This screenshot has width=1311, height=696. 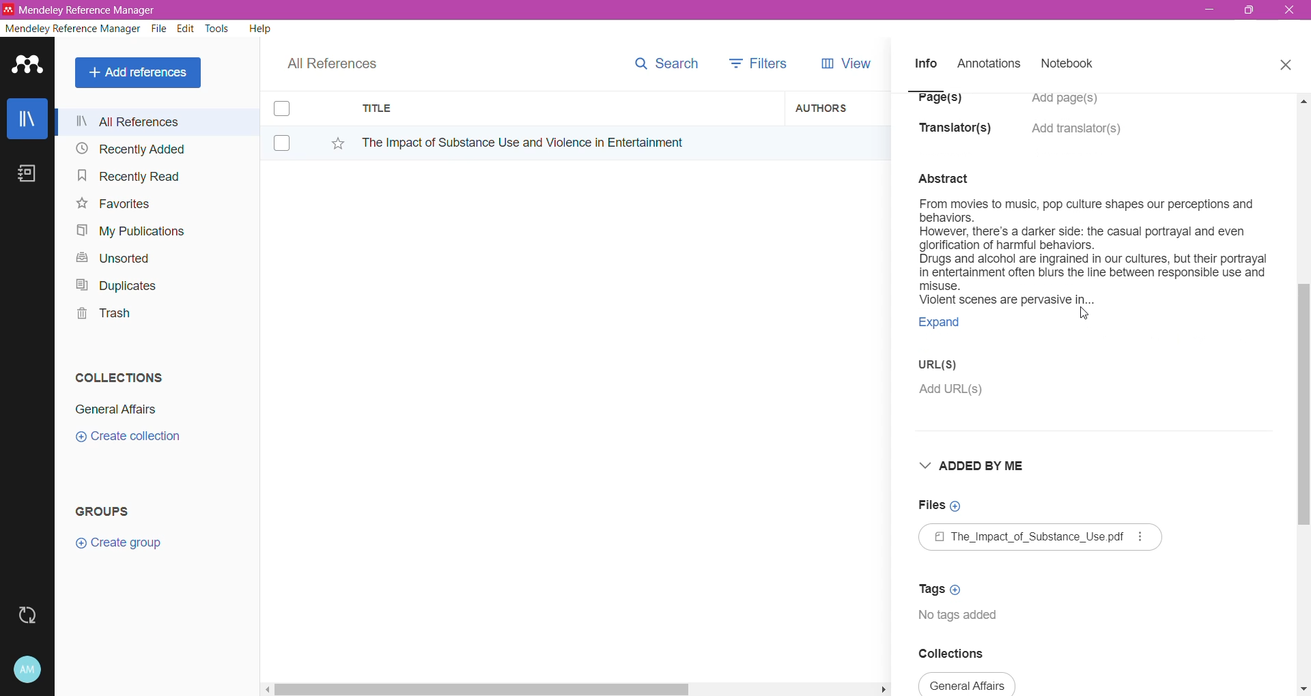 What do you see at coordinates (111, 257) in the screenshot?
I see `Unsorted` at bounding box center [111, 257].